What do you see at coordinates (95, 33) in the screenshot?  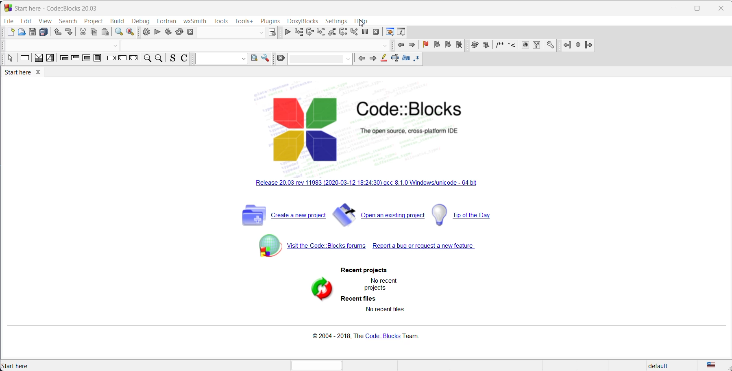 I see `copy` at bounding box center [95, 33].